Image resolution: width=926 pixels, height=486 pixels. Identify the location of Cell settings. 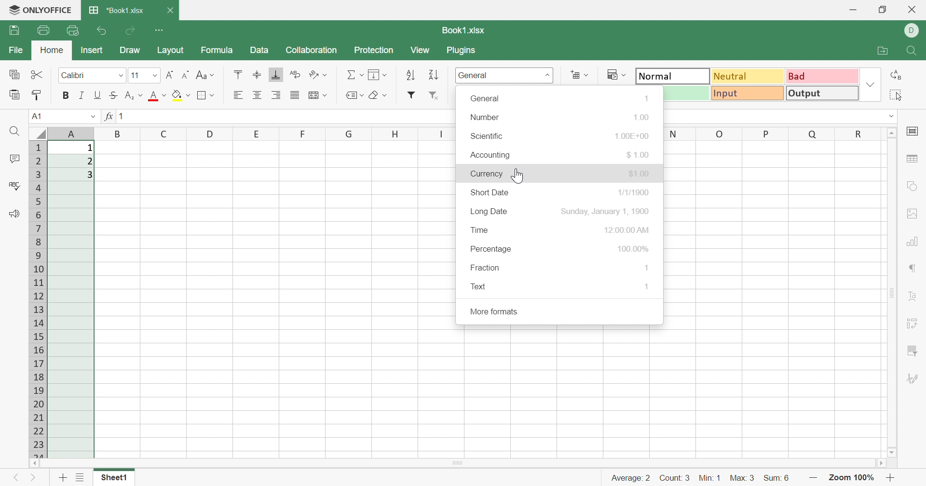
(915, 131).